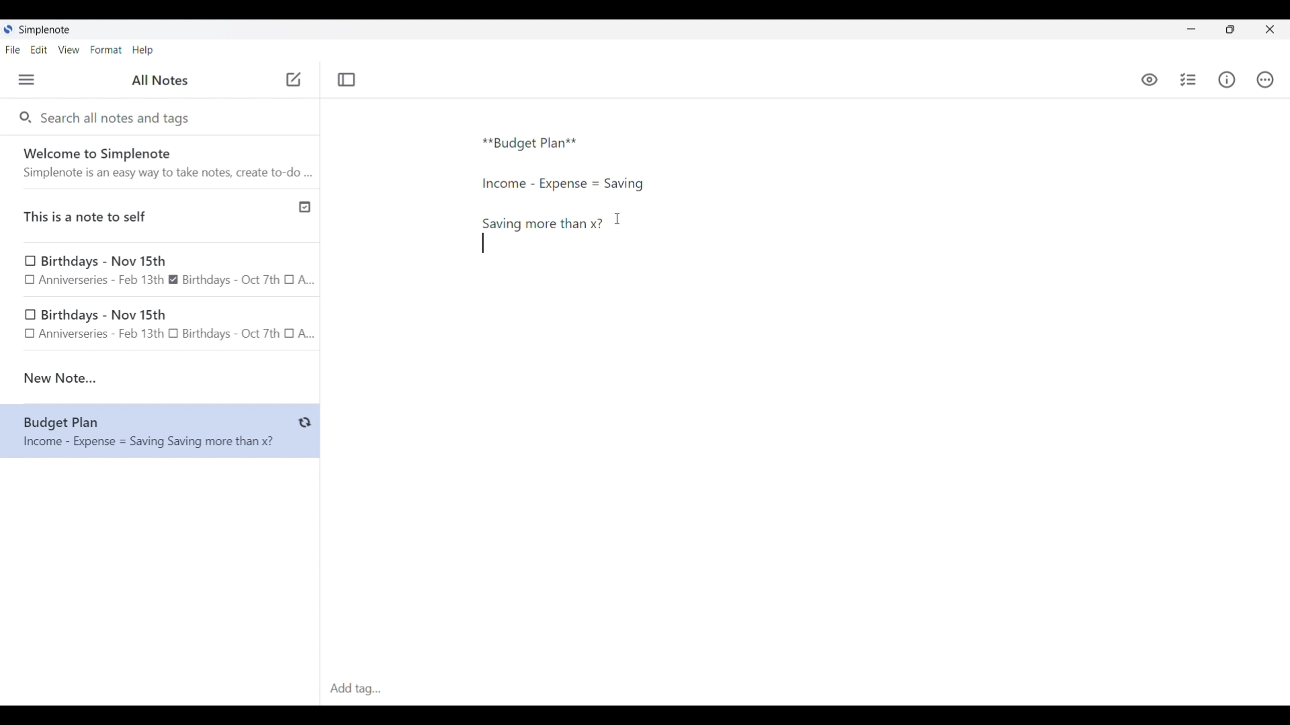 The image size is (1290, 725). What do you see at coordinates (1150, 80) in the screenshot?
I see `Toggle to see markdown preview` at bounding box center [1150, 80].